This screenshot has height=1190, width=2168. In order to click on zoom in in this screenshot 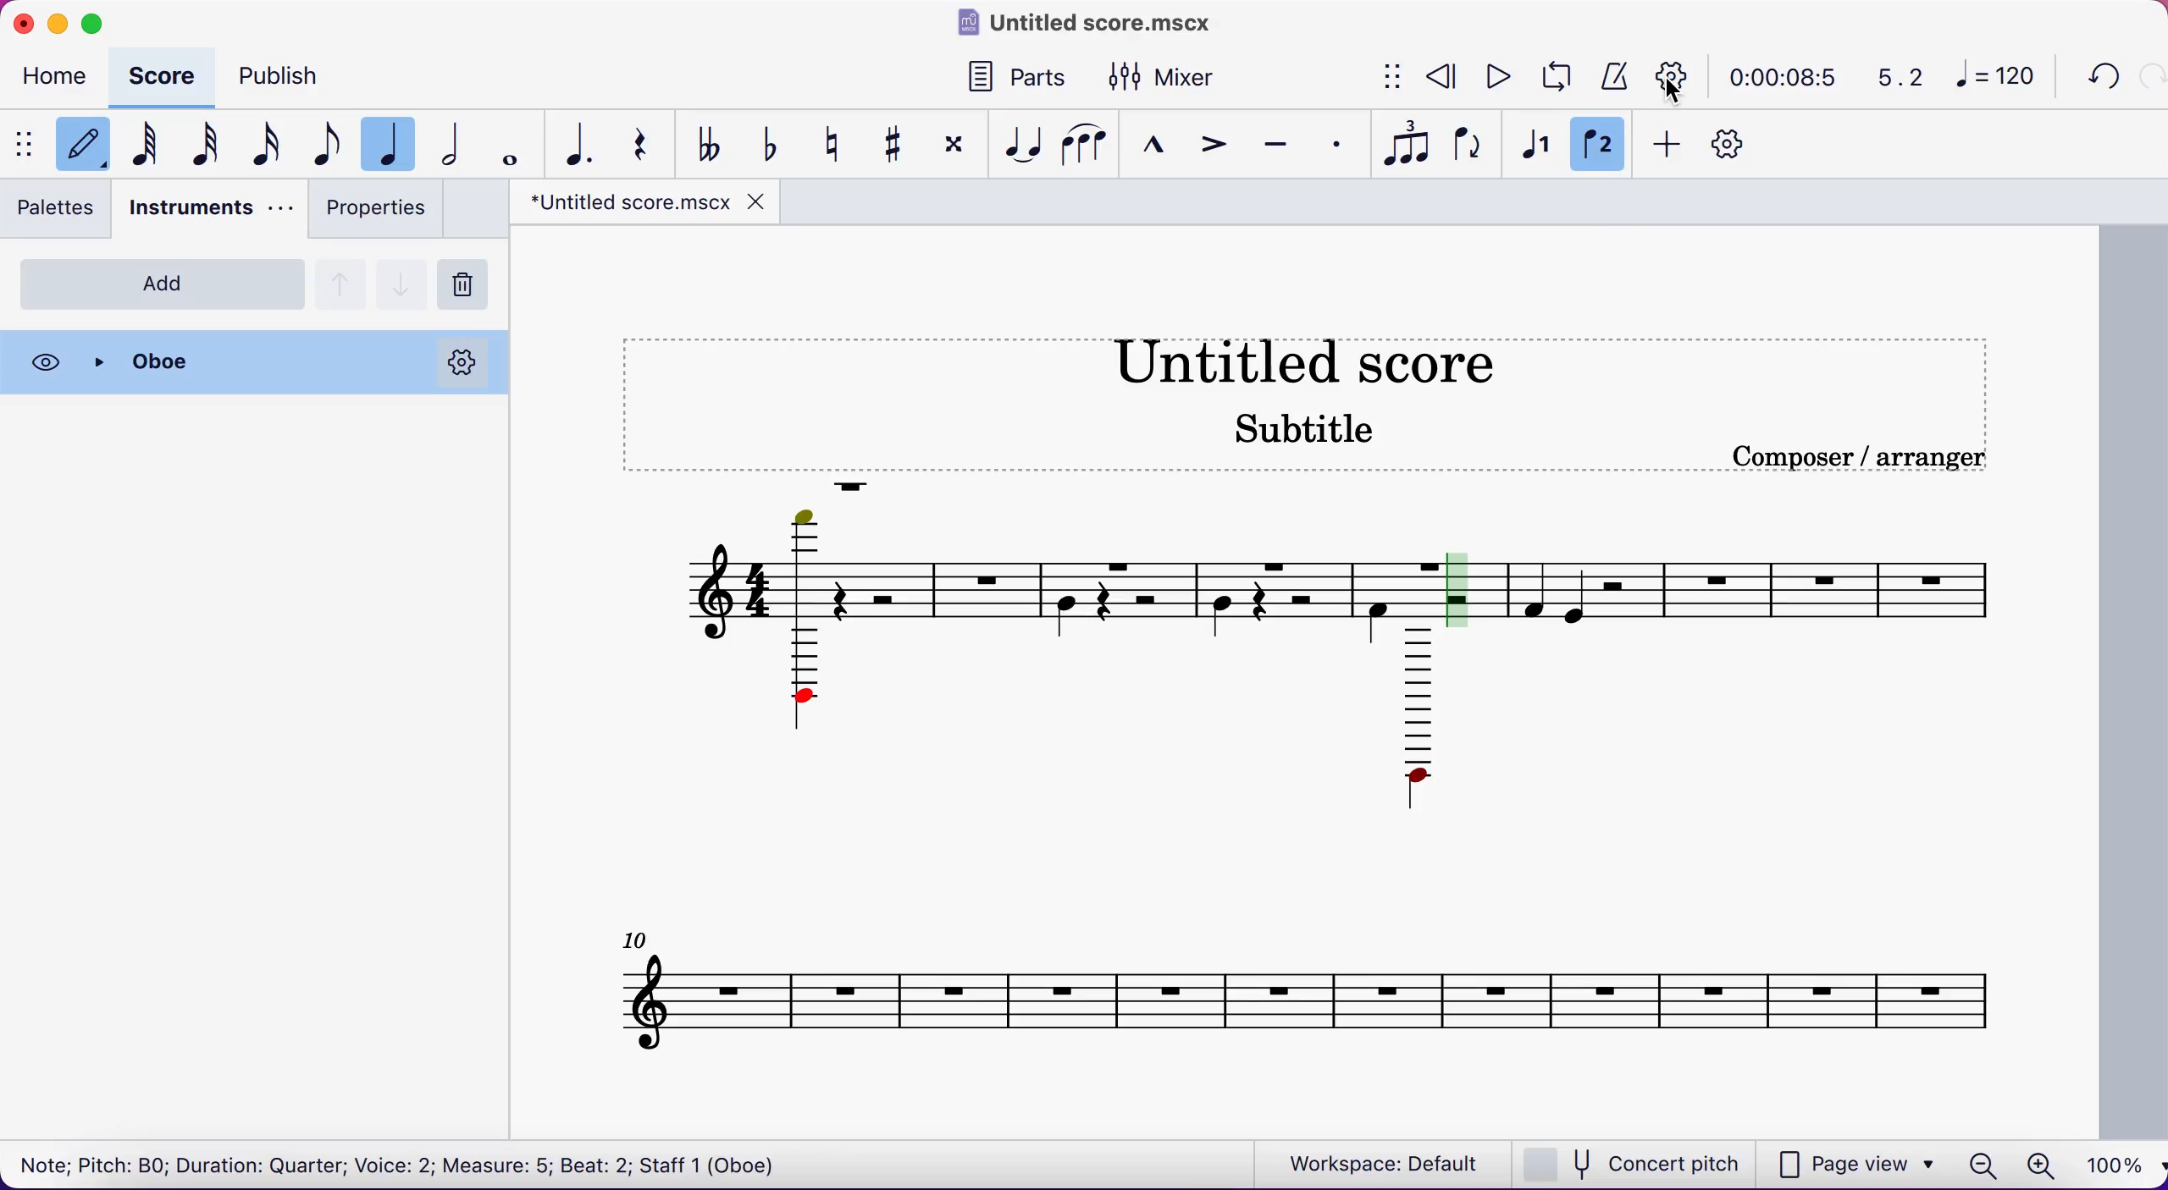, I will do `click(2039, 1161)`.